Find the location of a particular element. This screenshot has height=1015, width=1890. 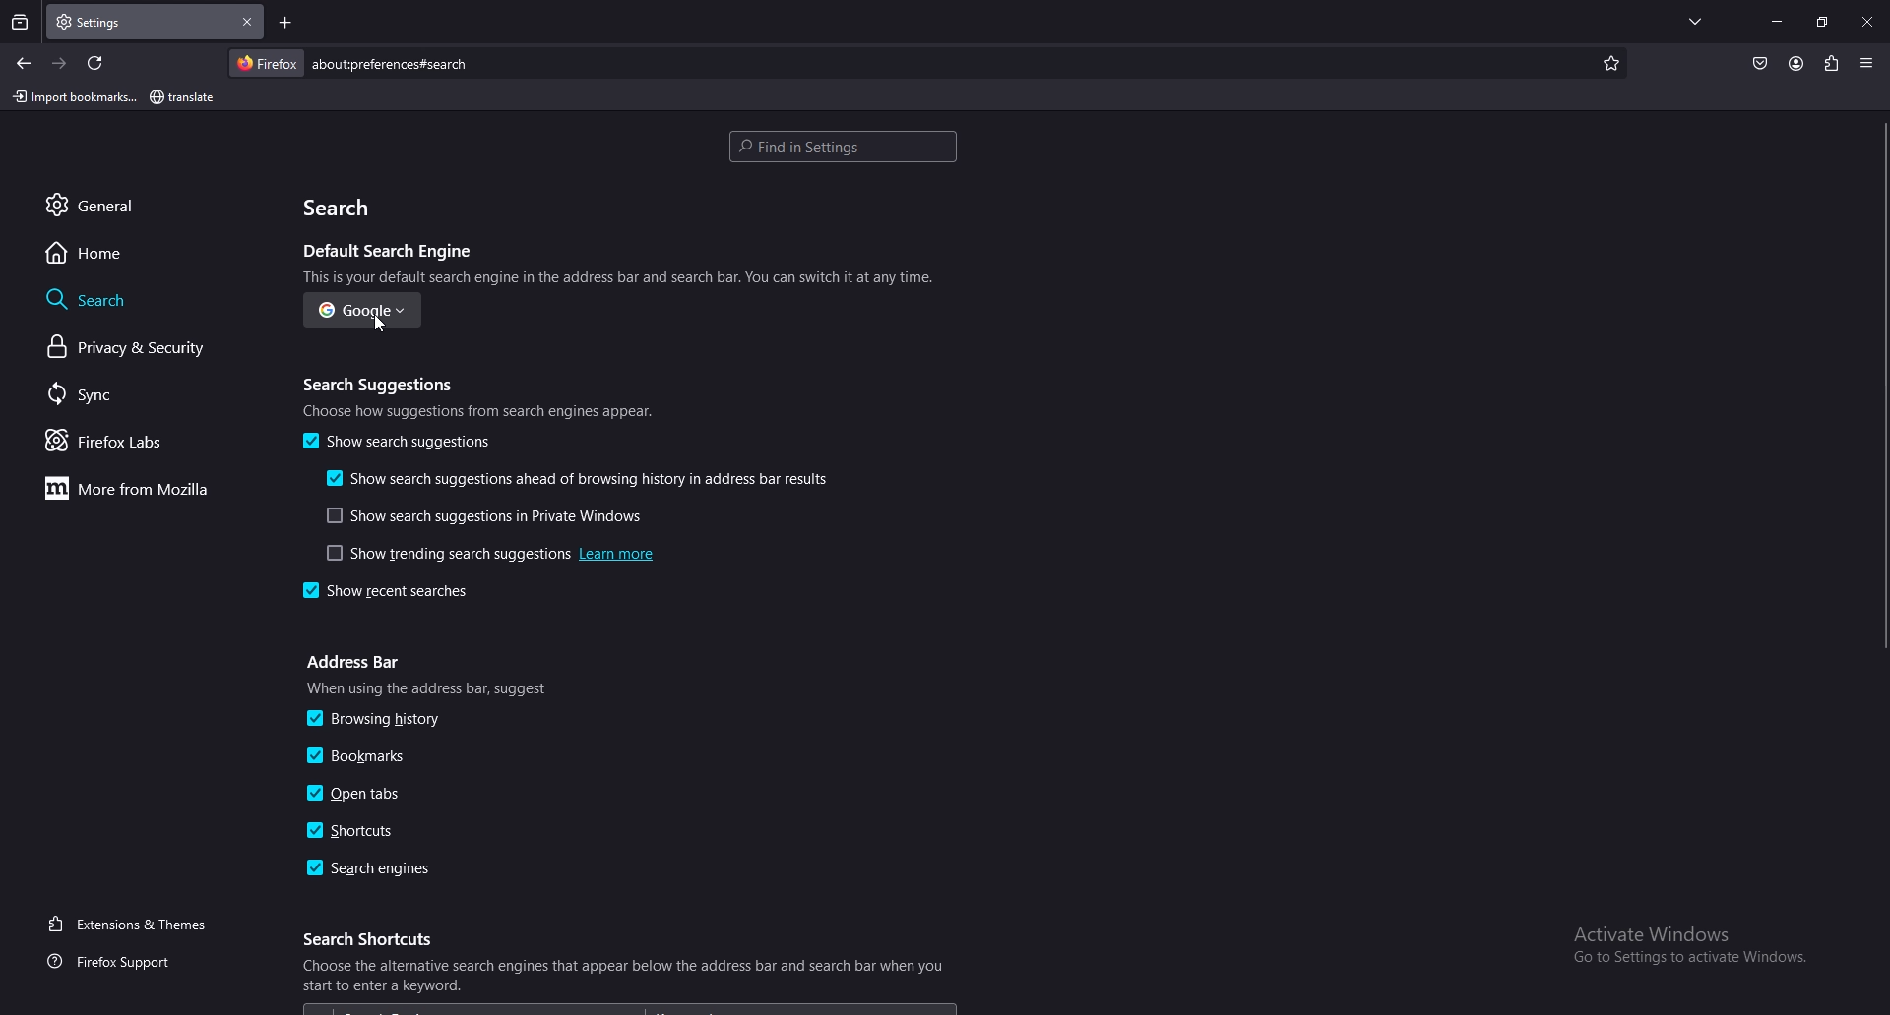

more from mozilla is located at coordinates (141, 489).